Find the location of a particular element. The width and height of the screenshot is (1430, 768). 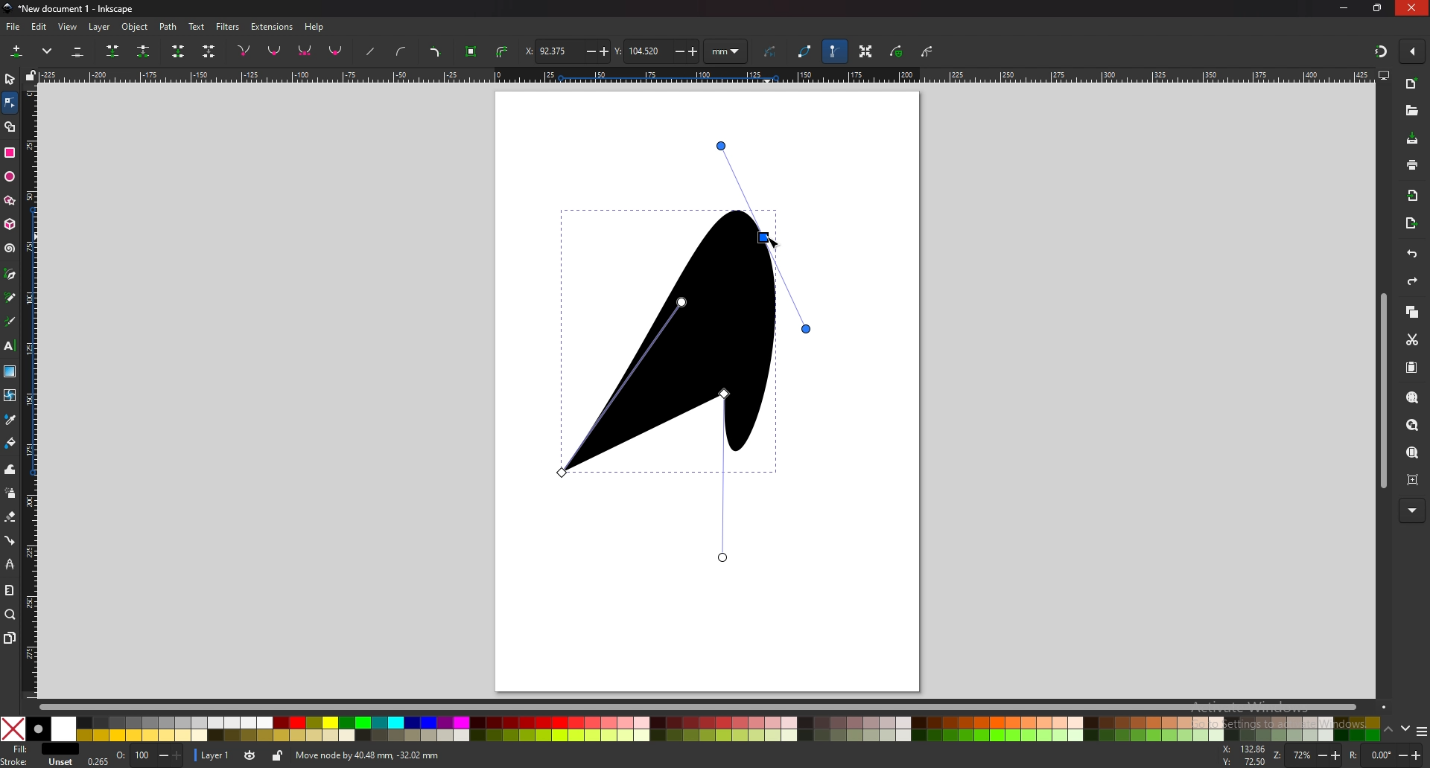

pen is located at coordinates (10, 275).